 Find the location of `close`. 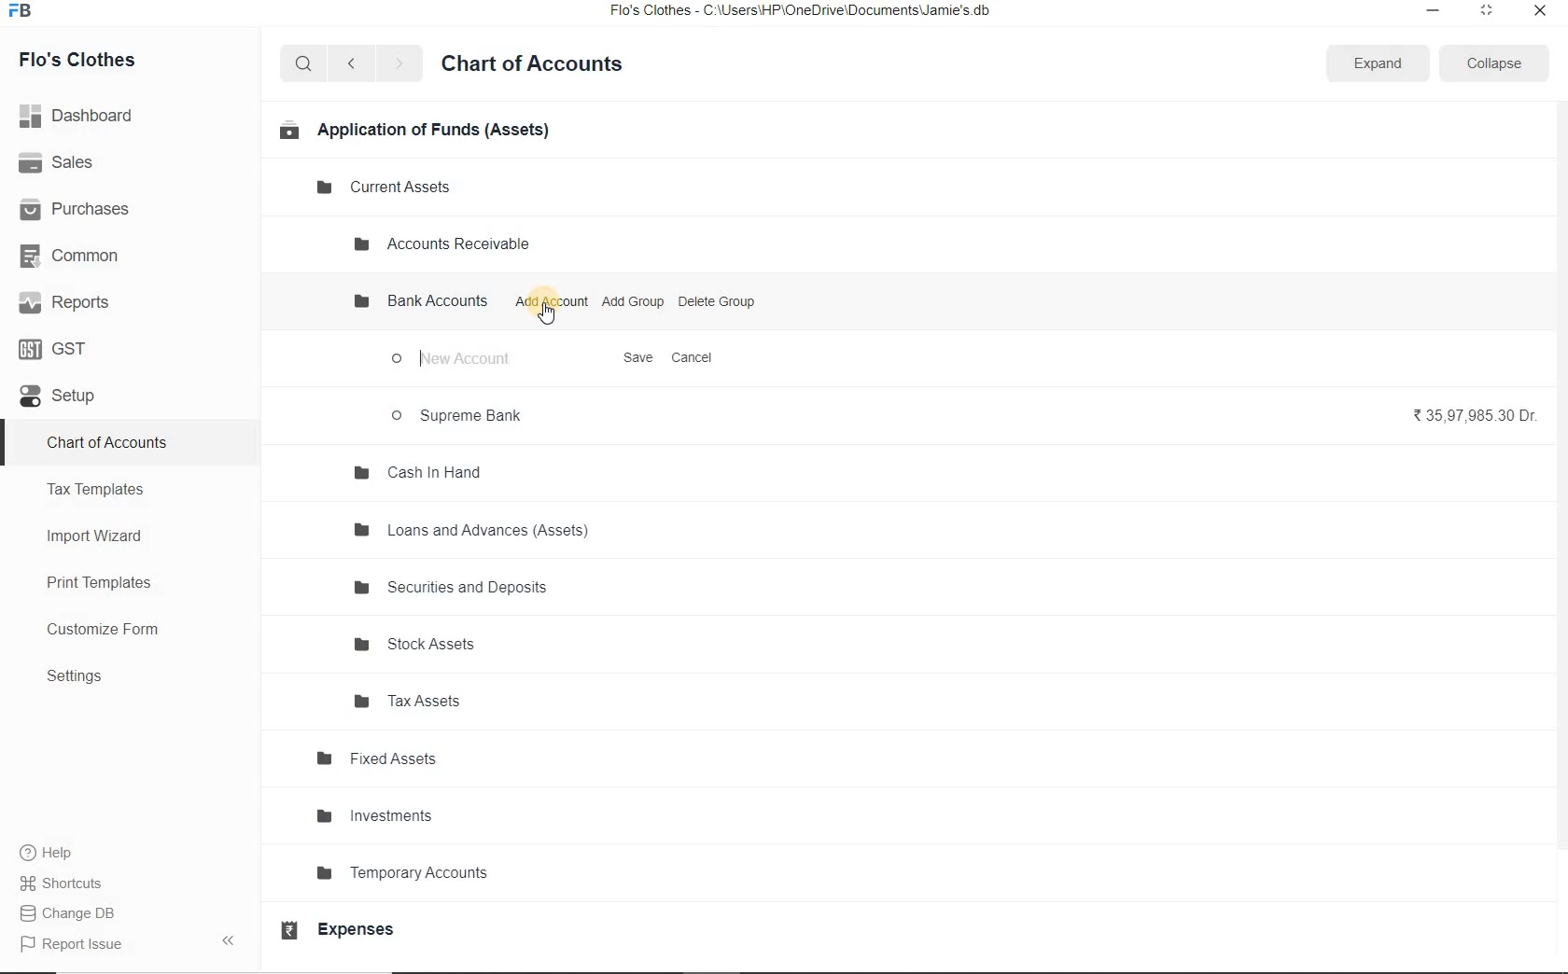

close is located at coordinates (1539, 9).